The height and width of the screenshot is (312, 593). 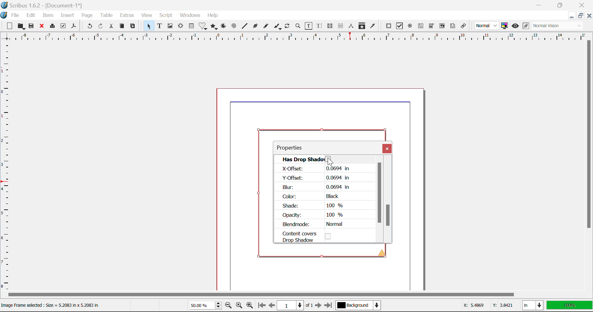 What do you see at coordinates (316, 178) in the screenshot?
I see `Y-Offset: 0.0694 in` at bounding box center [316, 178].